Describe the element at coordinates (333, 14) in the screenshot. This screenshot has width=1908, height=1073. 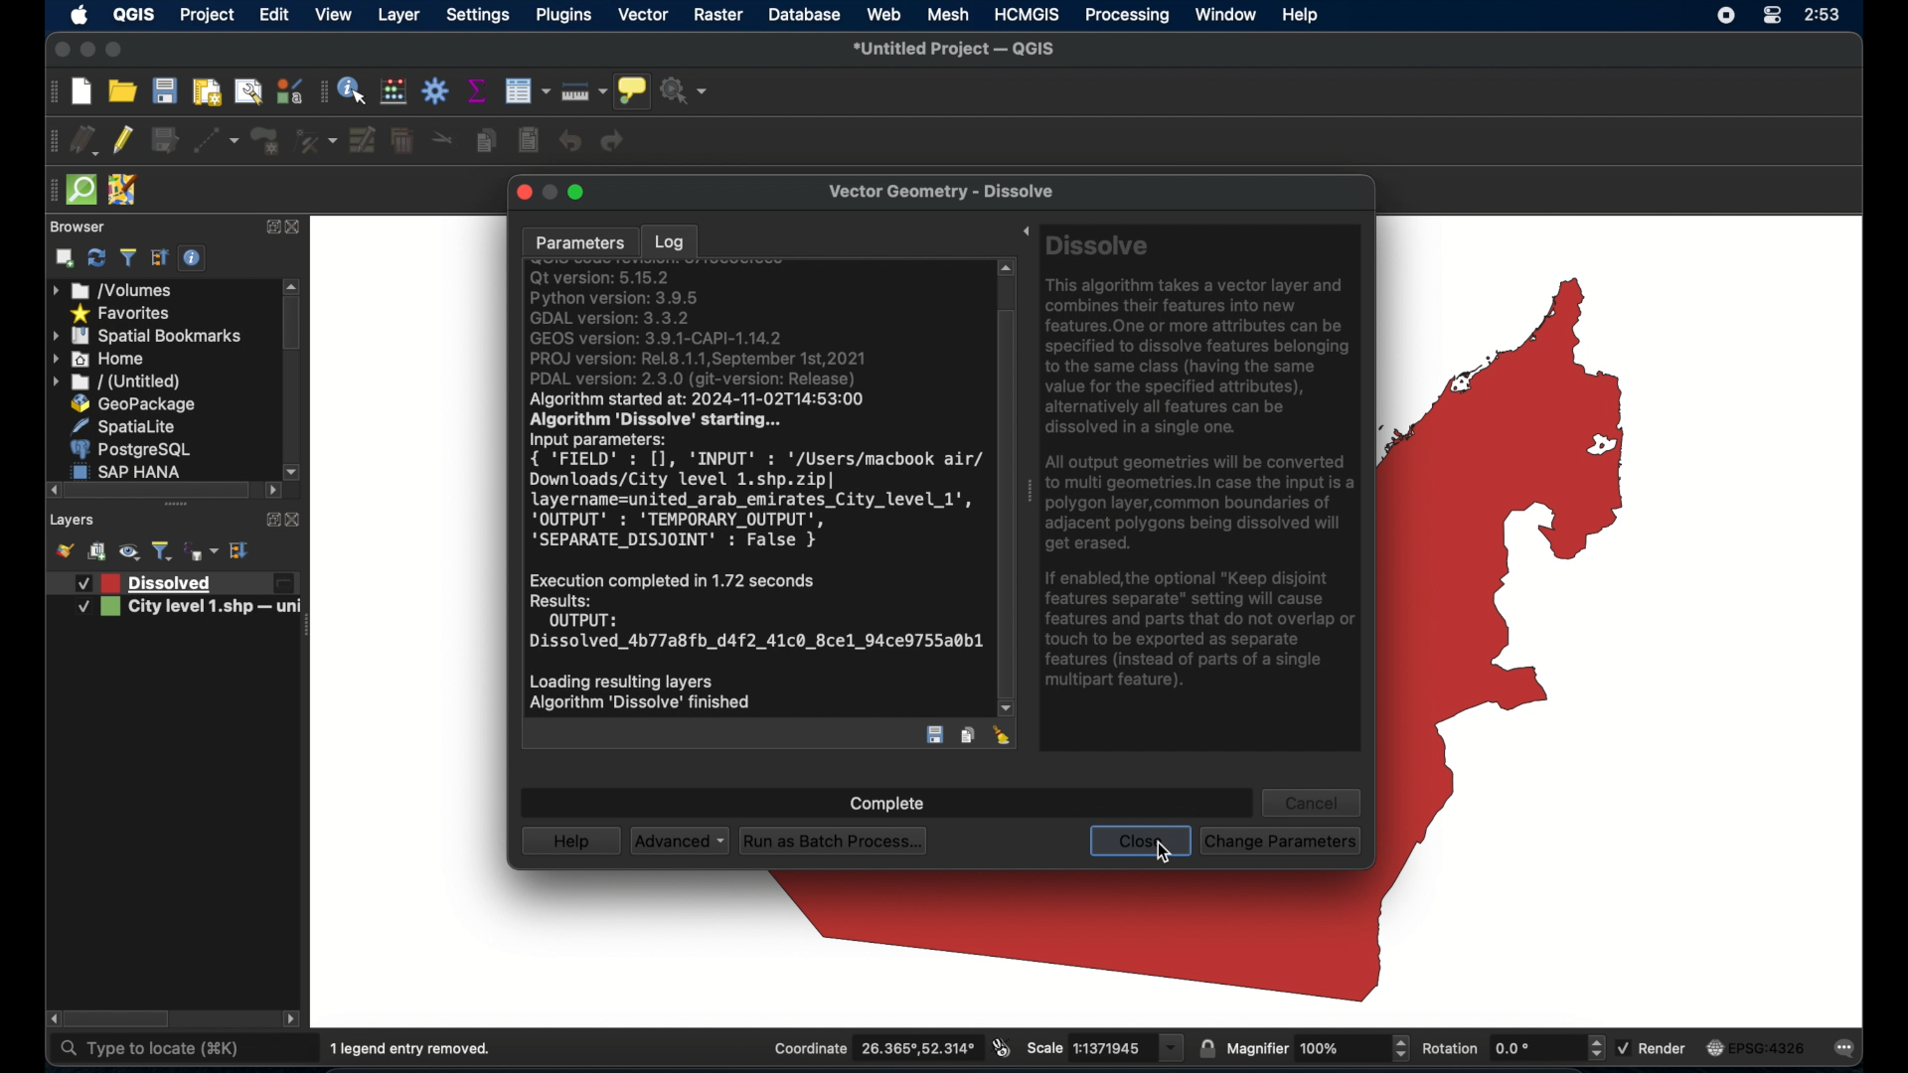
I see `view` at that location.